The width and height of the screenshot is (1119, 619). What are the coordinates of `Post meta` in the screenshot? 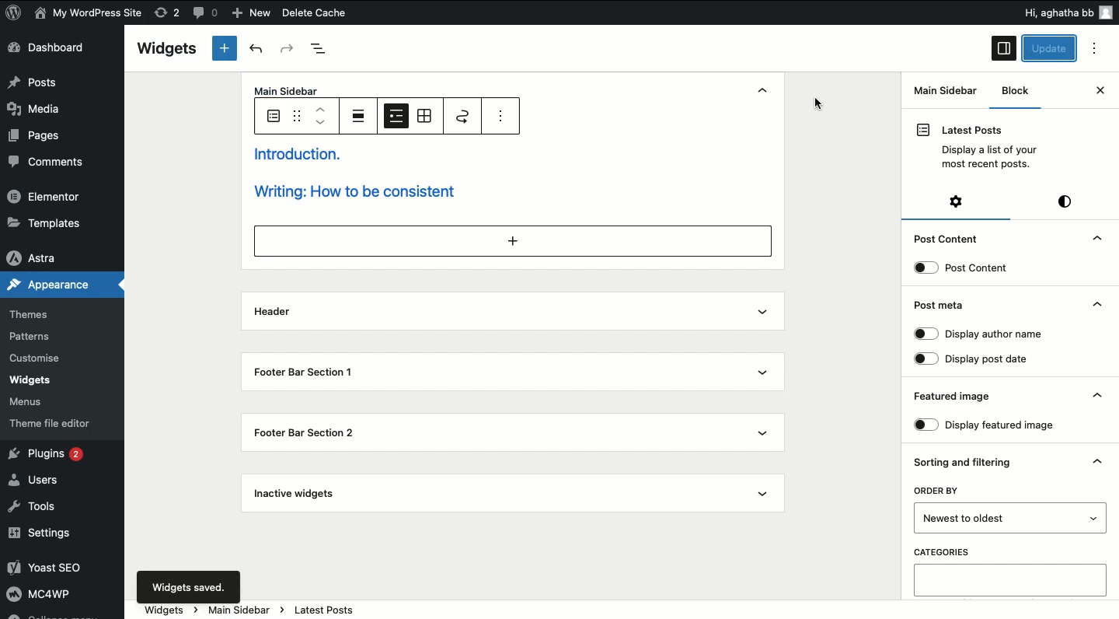 It's located at (949, 306).